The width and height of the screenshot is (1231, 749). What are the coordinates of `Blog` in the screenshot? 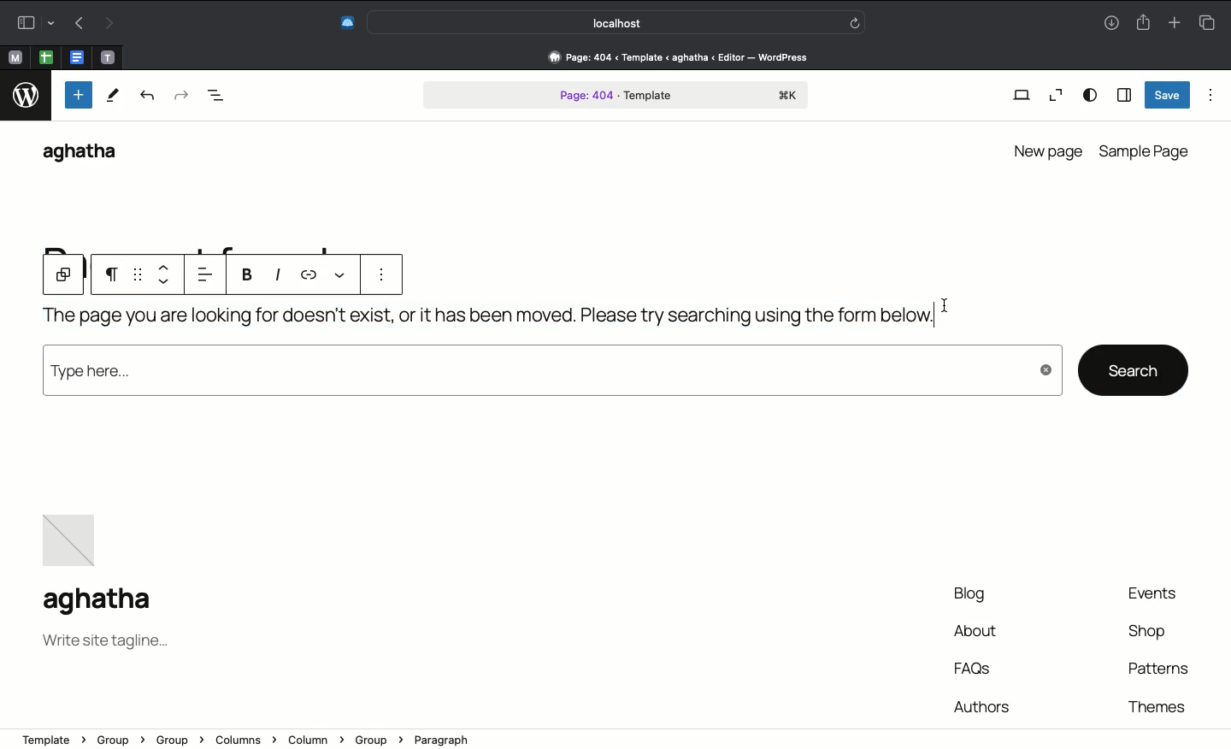 It's located at (964, 595).